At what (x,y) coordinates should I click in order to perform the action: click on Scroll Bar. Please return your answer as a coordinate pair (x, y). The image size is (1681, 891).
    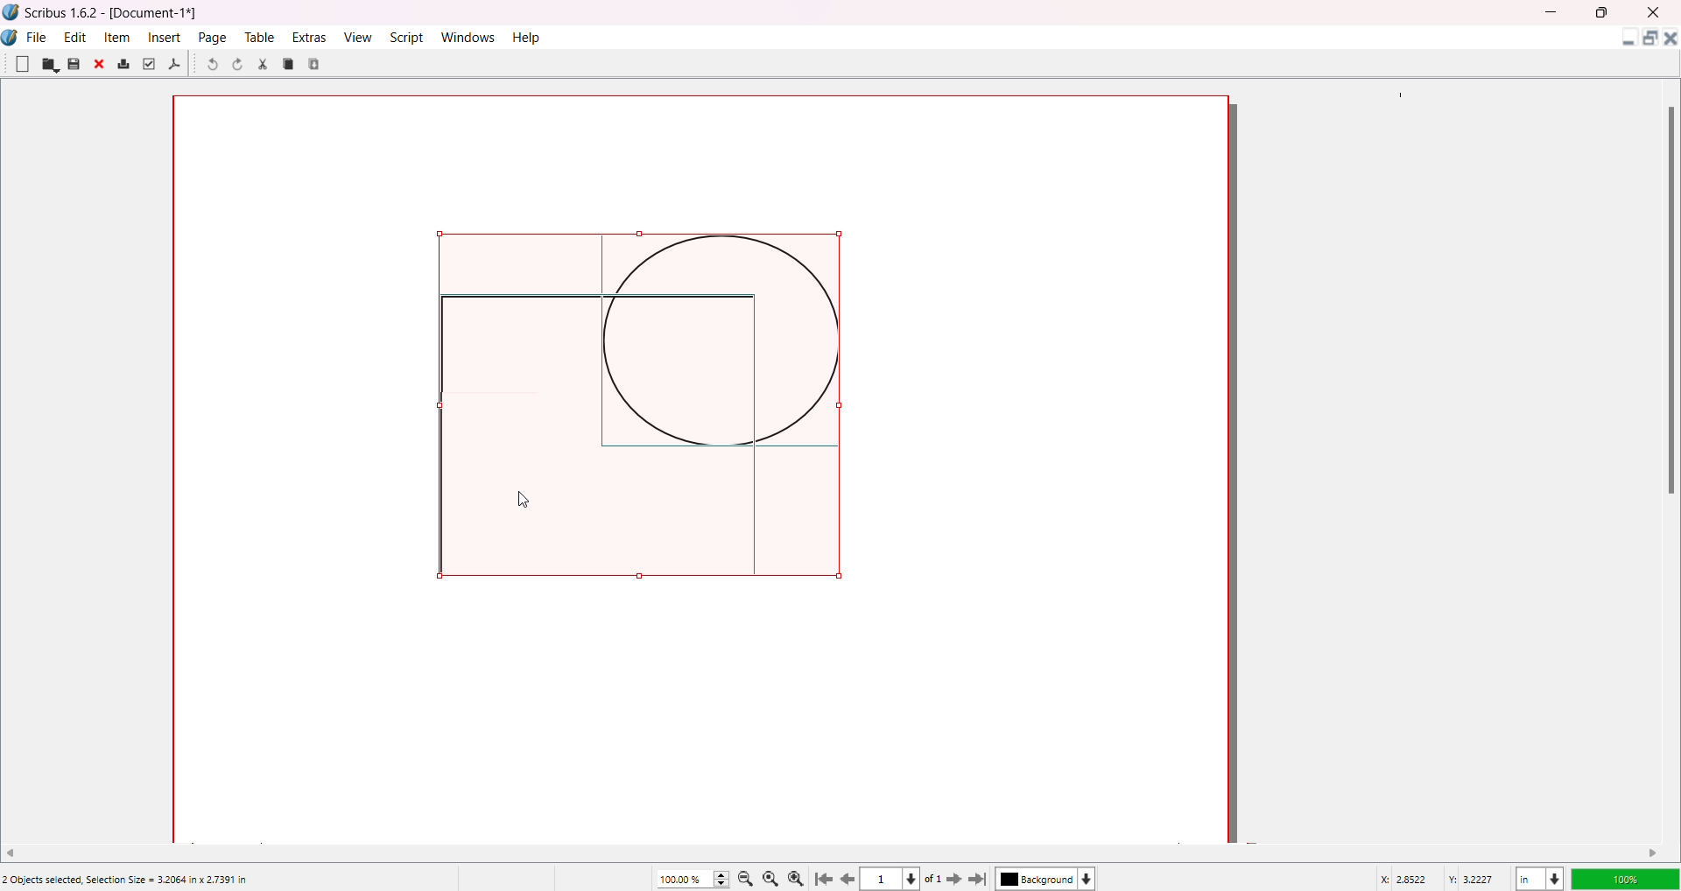
    Looking at the image, I should click on (1667, 298).